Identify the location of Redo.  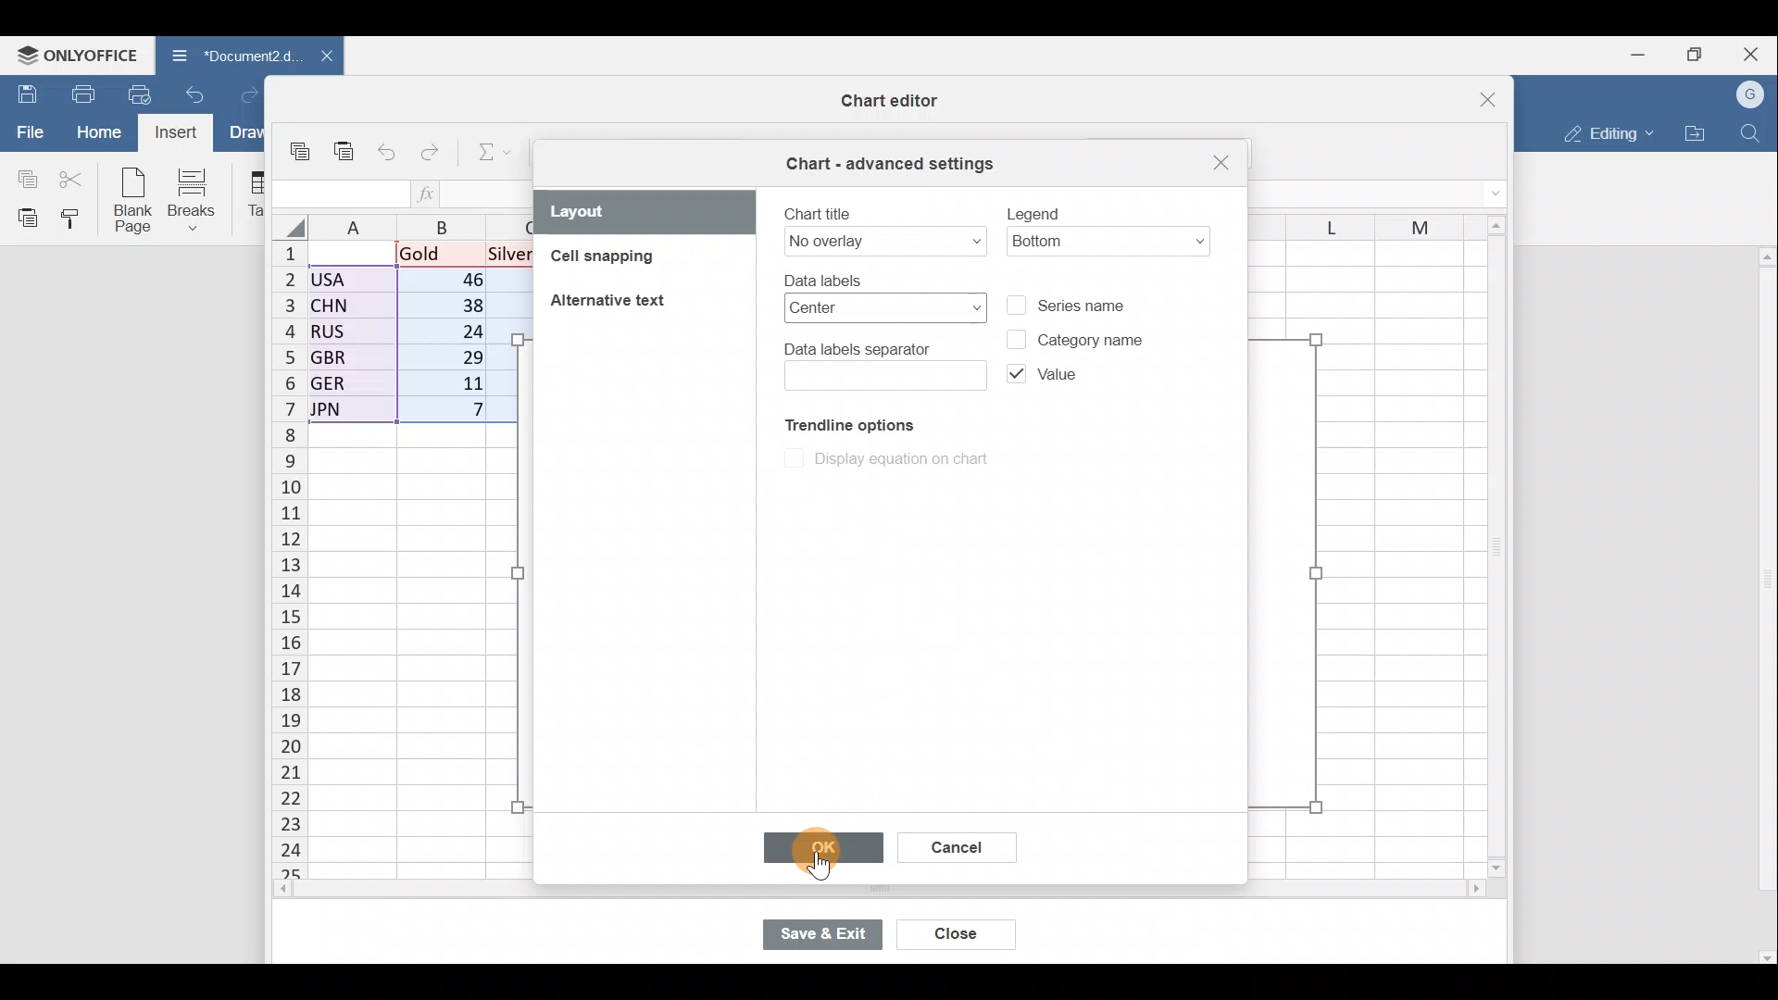
(432, 156).